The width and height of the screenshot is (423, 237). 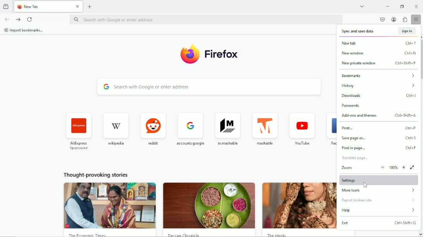 What do you see at coordinates (358, 158) in the screenshot?
I see `translate page` at bounding box center [358, 158].